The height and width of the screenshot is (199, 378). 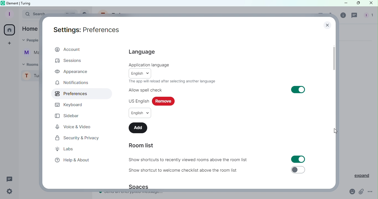 I want to click on Close, so click(x=371, y=4).